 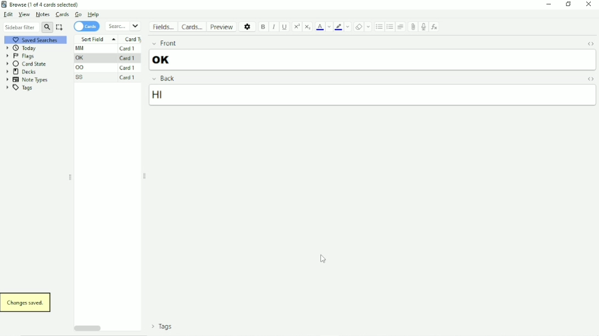 What do you see at coordinates (78, 14) in the screenshot?
I see `Go` at bounding box center [78, 14].